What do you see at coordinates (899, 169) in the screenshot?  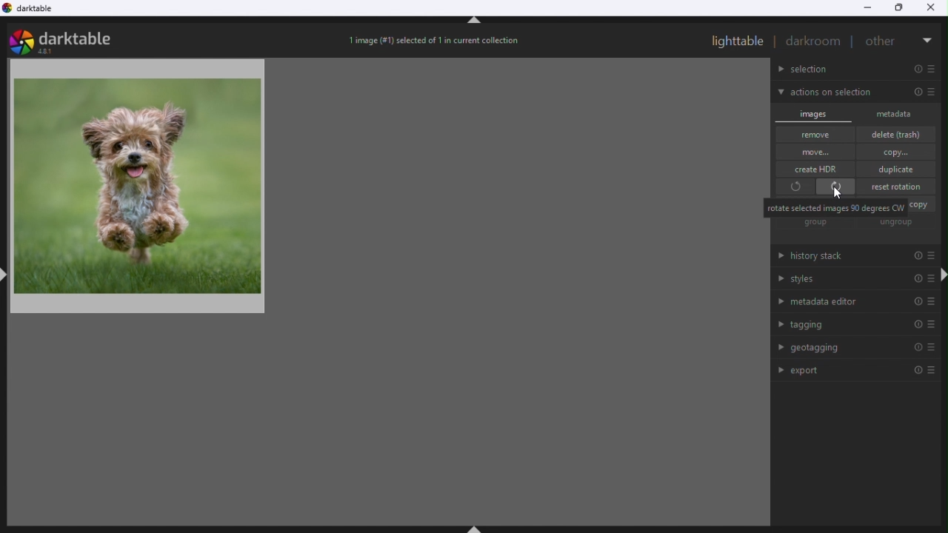 I see `Duplicate` at bounding box center [899, 169].